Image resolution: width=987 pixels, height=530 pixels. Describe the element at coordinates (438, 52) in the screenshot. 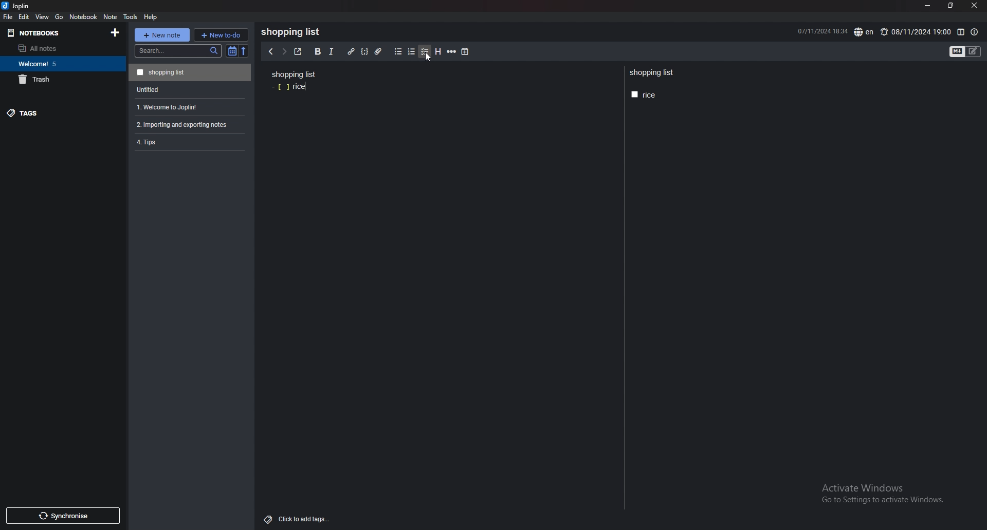

I see `heading` at that location.